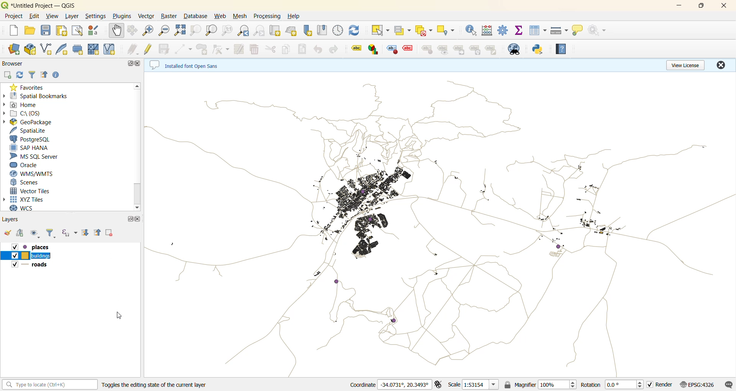 Image resolution: width=736 pixels, height=391 pixels. I want to click on show layout, so click(77, 32).